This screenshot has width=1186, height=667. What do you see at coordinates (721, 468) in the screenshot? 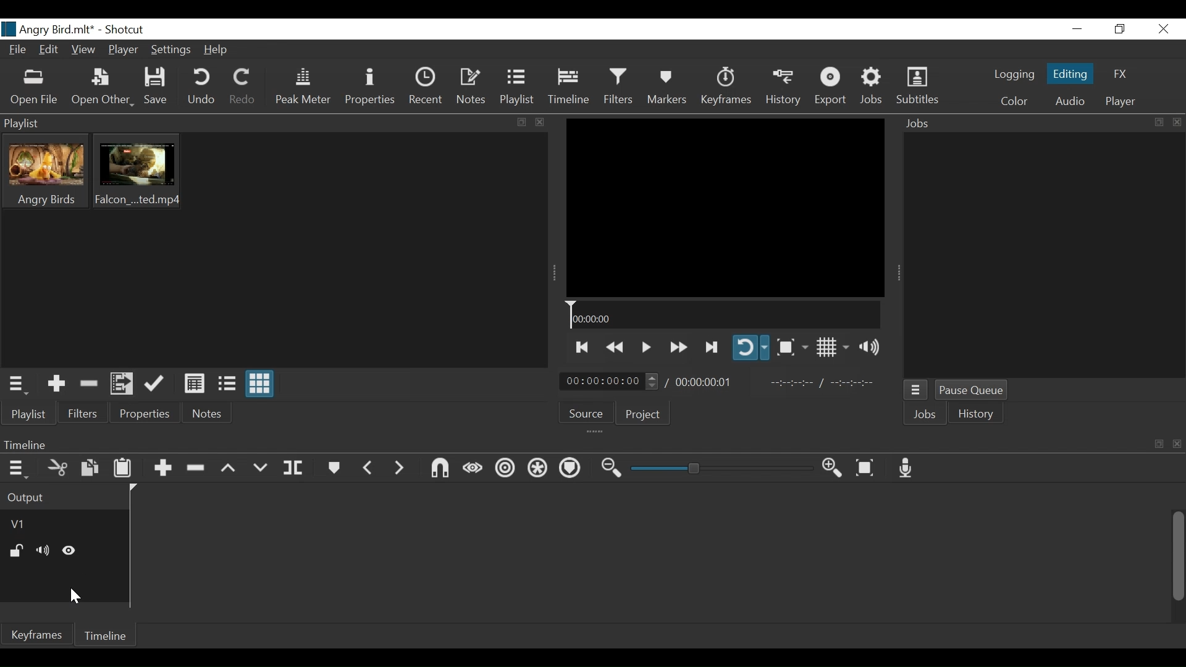
I see `Zoom slider` at bounding box center [721, 468].